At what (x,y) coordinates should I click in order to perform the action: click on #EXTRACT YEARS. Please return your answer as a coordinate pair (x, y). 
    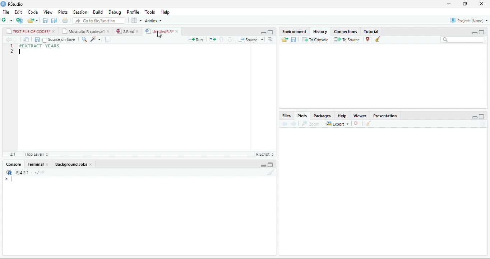
    Looking at the image, I should click on (41, 46).